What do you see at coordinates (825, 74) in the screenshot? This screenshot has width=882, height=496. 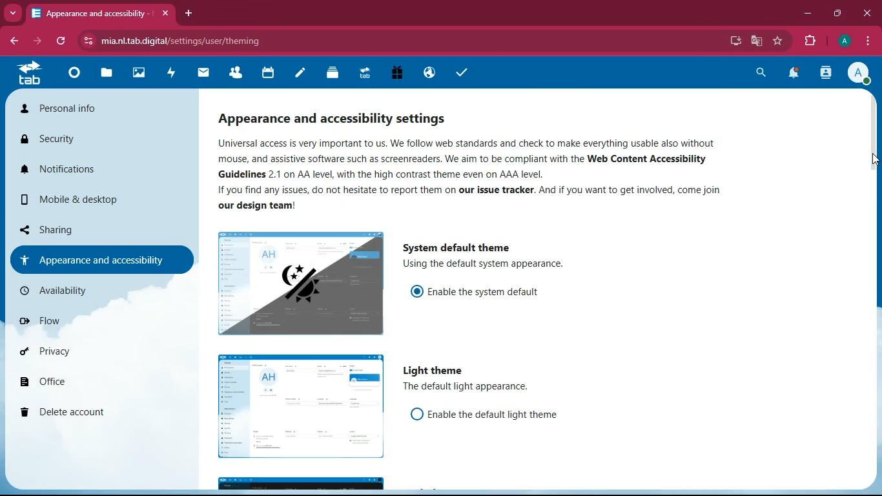 I see `activity` at bounding box center [825, 74].